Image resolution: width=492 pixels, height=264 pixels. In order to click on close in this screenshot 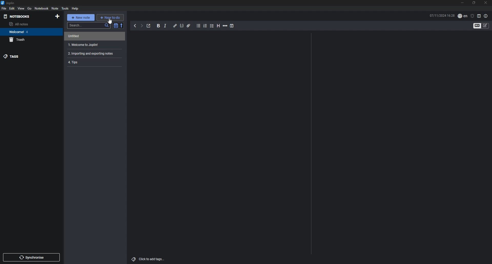, I will do `click(485, 3)`.